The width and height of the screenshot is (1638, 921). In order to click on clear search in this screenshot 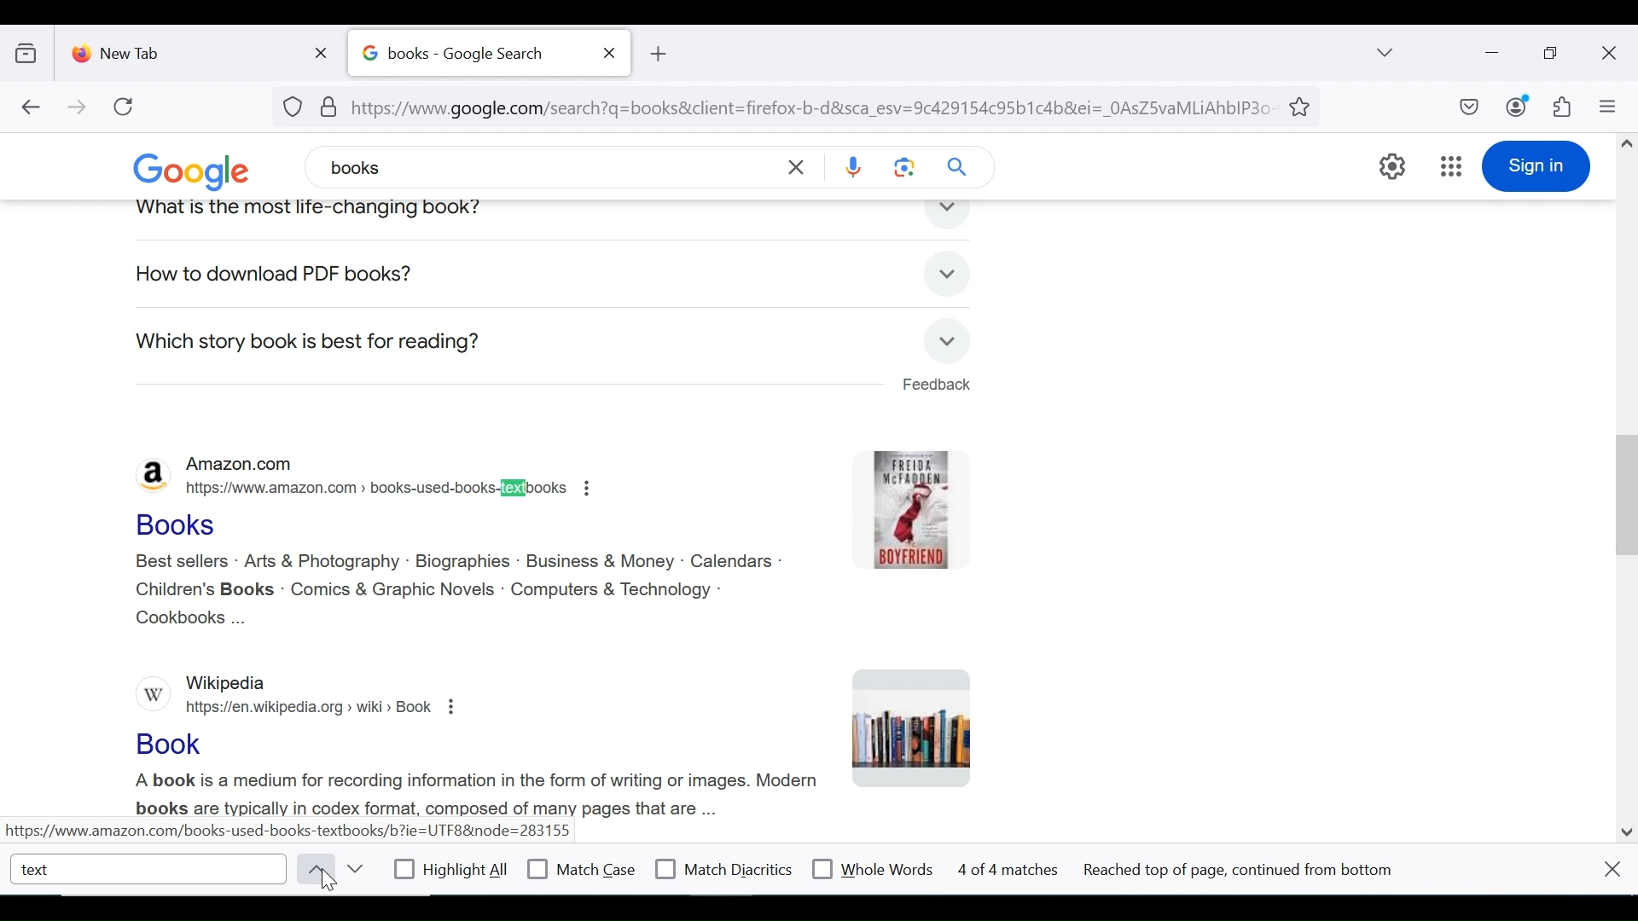, I will do `click(799, 166)`.